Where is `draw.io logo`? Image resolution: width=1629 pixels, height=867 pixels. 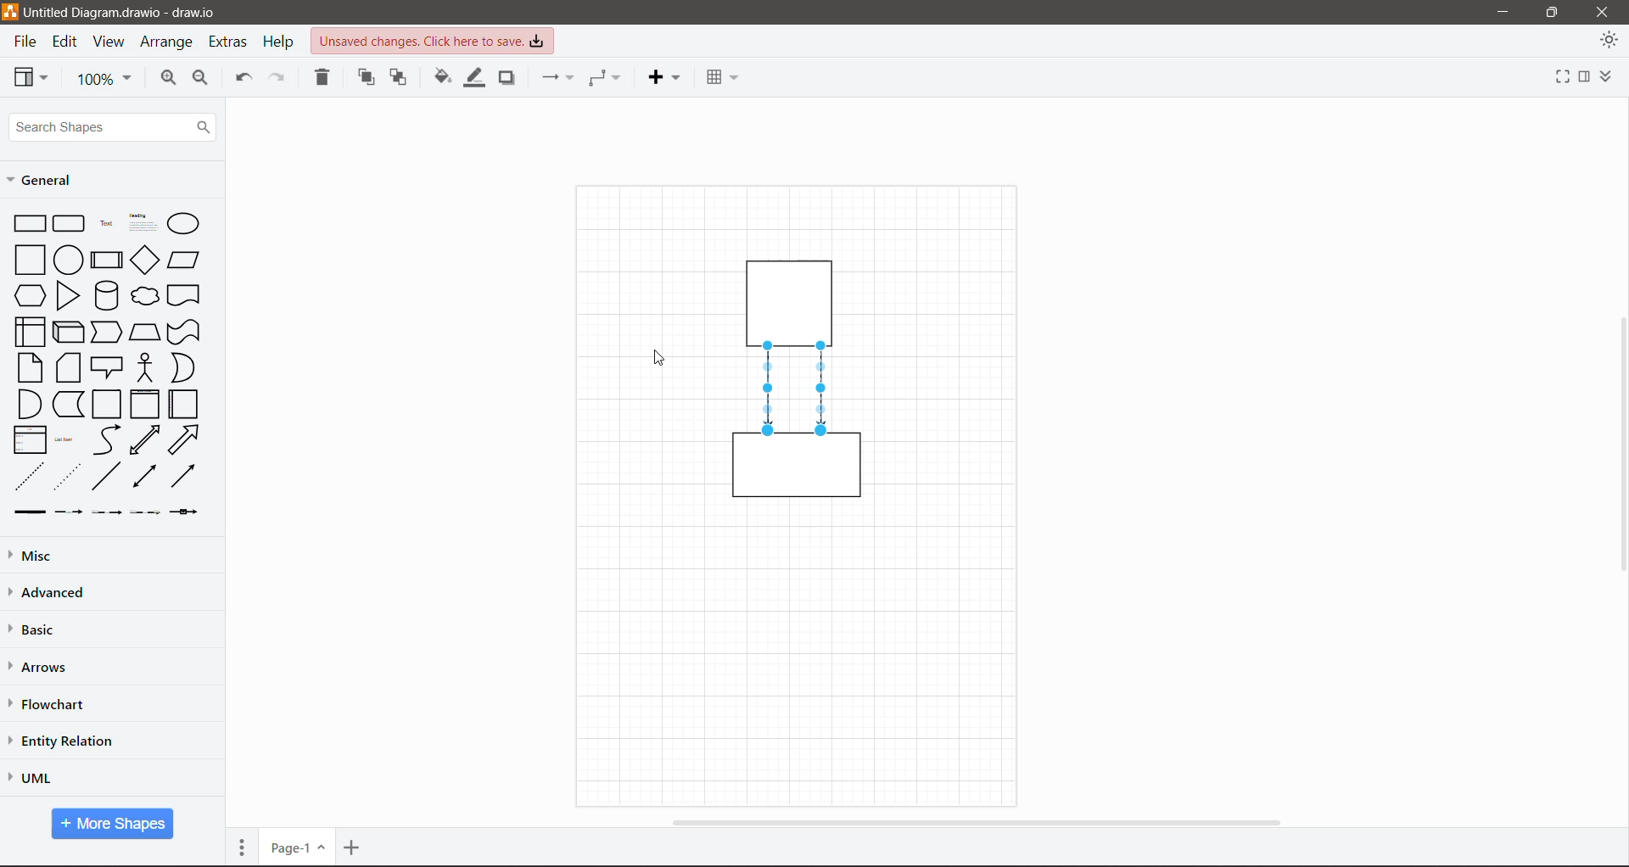 draw.io logo is located at coordinates (10, 11).